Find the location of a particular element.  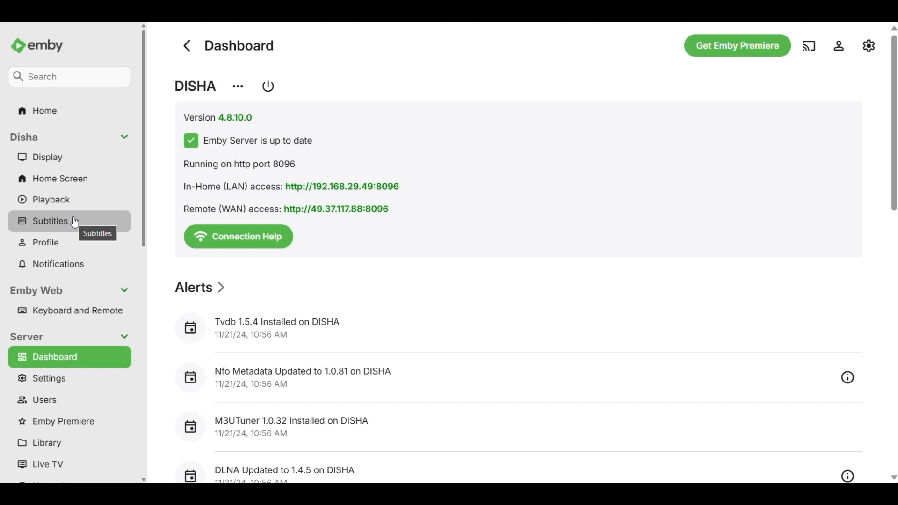

Listed entries for the above-mentioned section is located at coordinates (477, 328).